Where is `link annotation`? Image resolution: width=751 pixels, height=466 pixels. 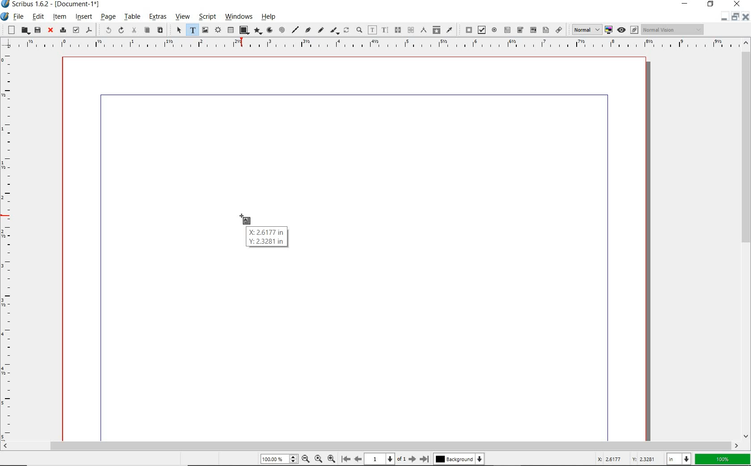
link annotation is located at coordinates (560, 30).